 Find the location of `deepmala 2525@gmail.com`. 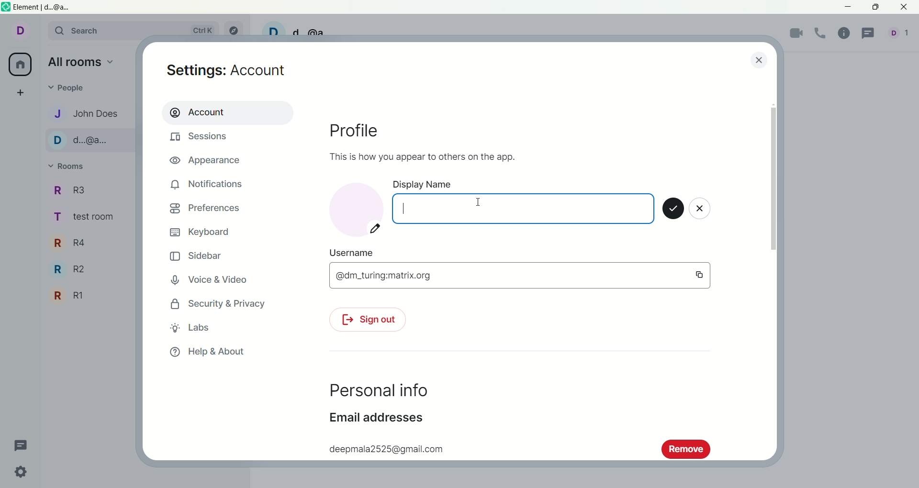

deepmala 2525@gmail.com is located at coordinates (384, 447).